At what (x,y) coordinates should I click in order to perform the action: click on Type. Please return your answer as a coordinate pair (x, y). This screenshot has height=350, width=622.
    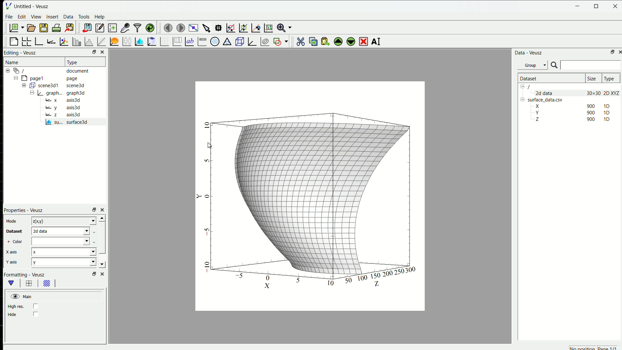
    Looking at the image, I should click on (72, 63).